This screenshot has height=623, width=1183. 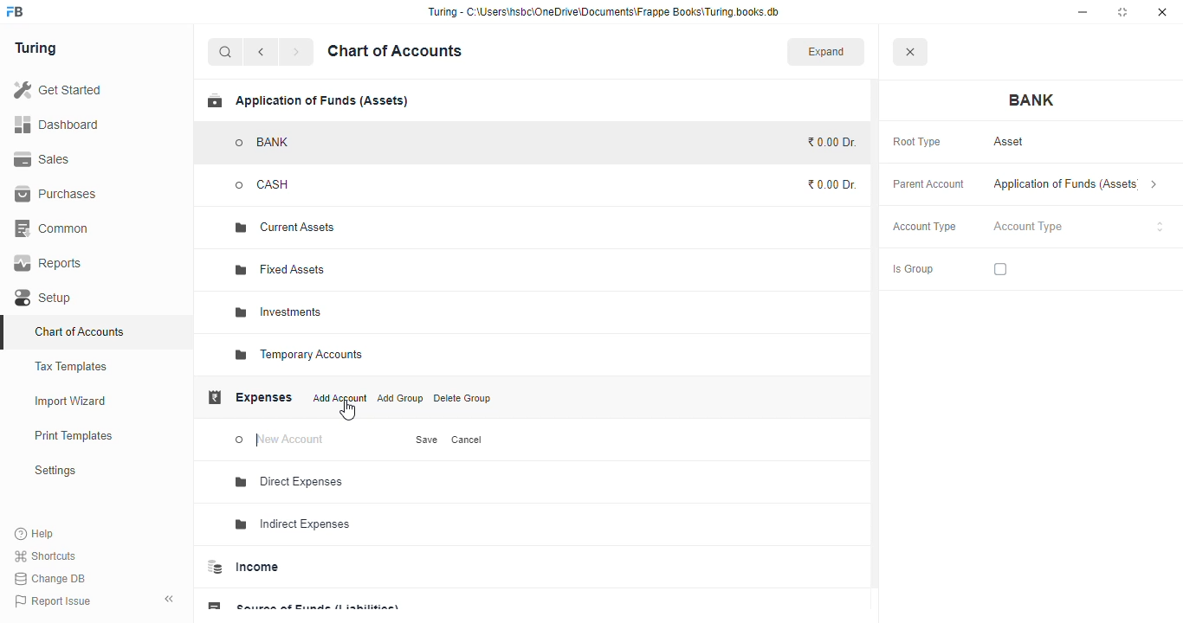 I want to click on is group, so click(x=913, y=270).